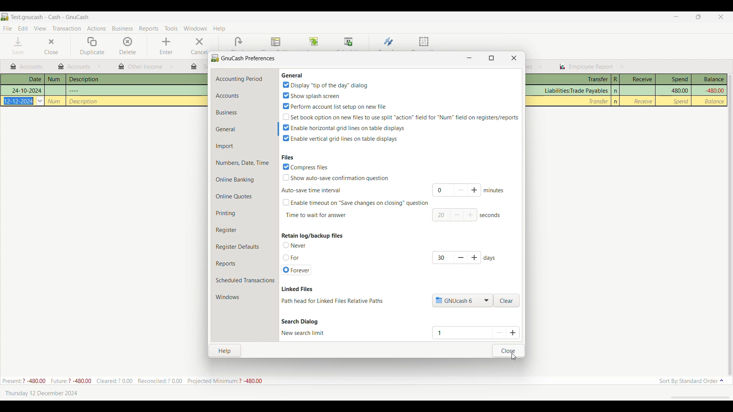 This screenshot has height=412, width=733. What do you see at coordinates (23, 79) in the screenshot?
I see `Date column` at bounding box center [23, 79].